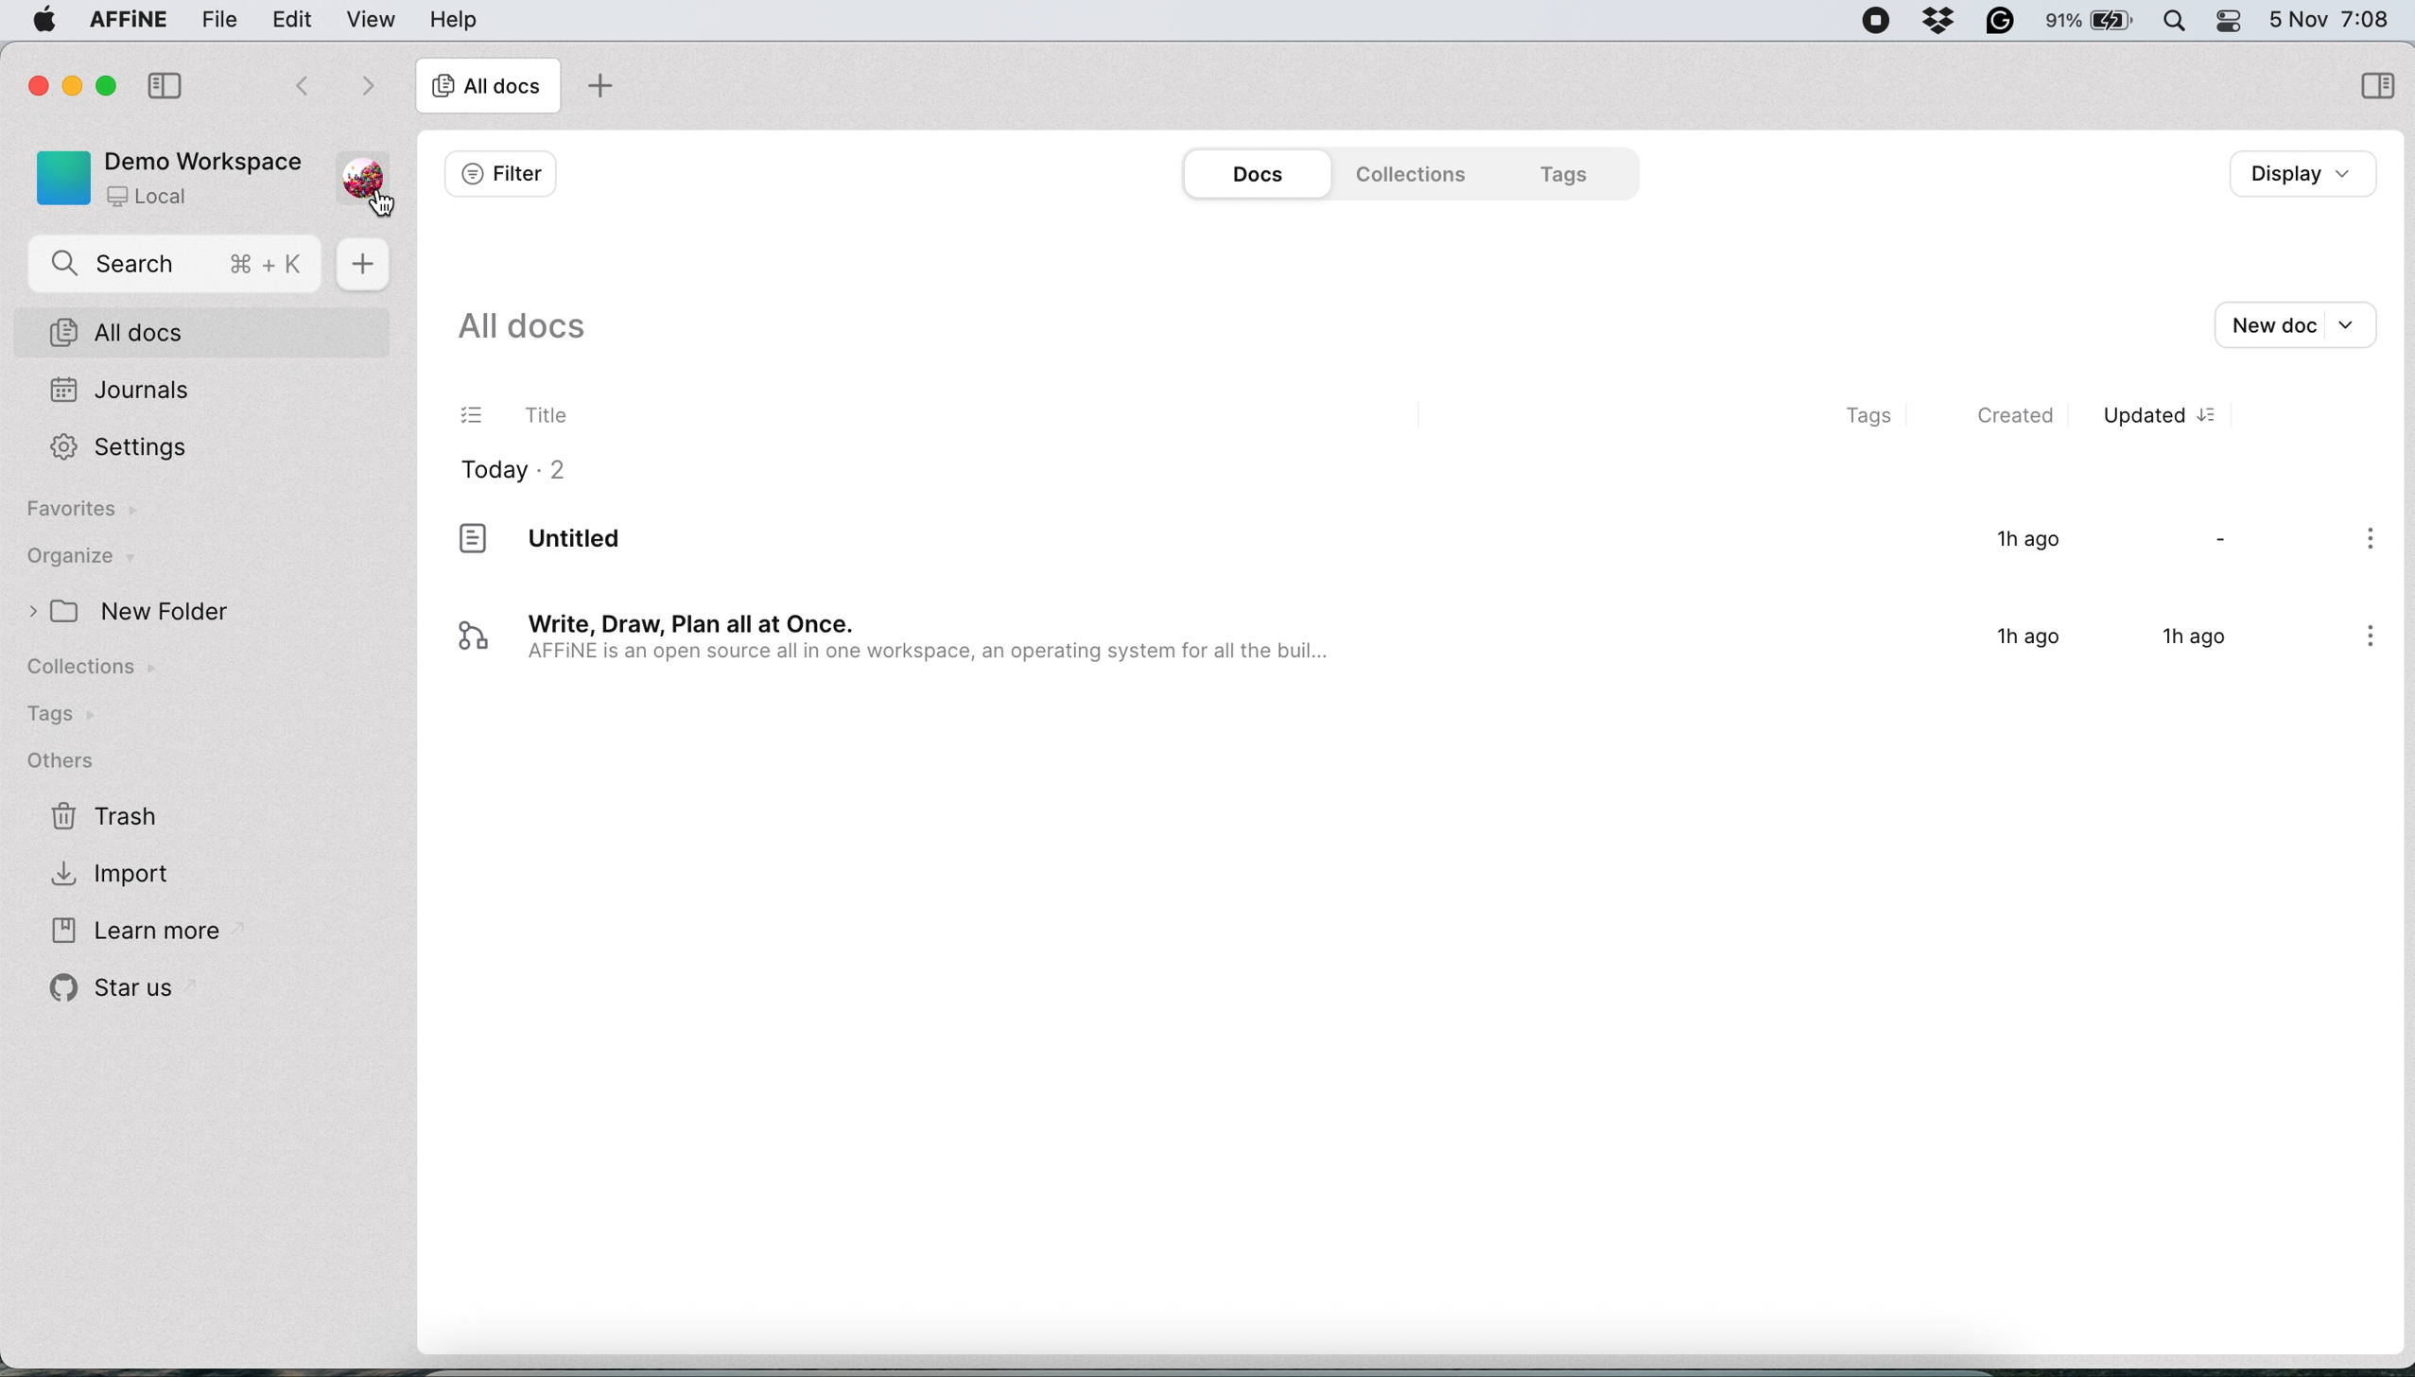 This screenshot has height=1377, width=2415. What do you see at coordinates (67, 85) in the screenshot?
I see `minimise` at bounding box center [67, 85].